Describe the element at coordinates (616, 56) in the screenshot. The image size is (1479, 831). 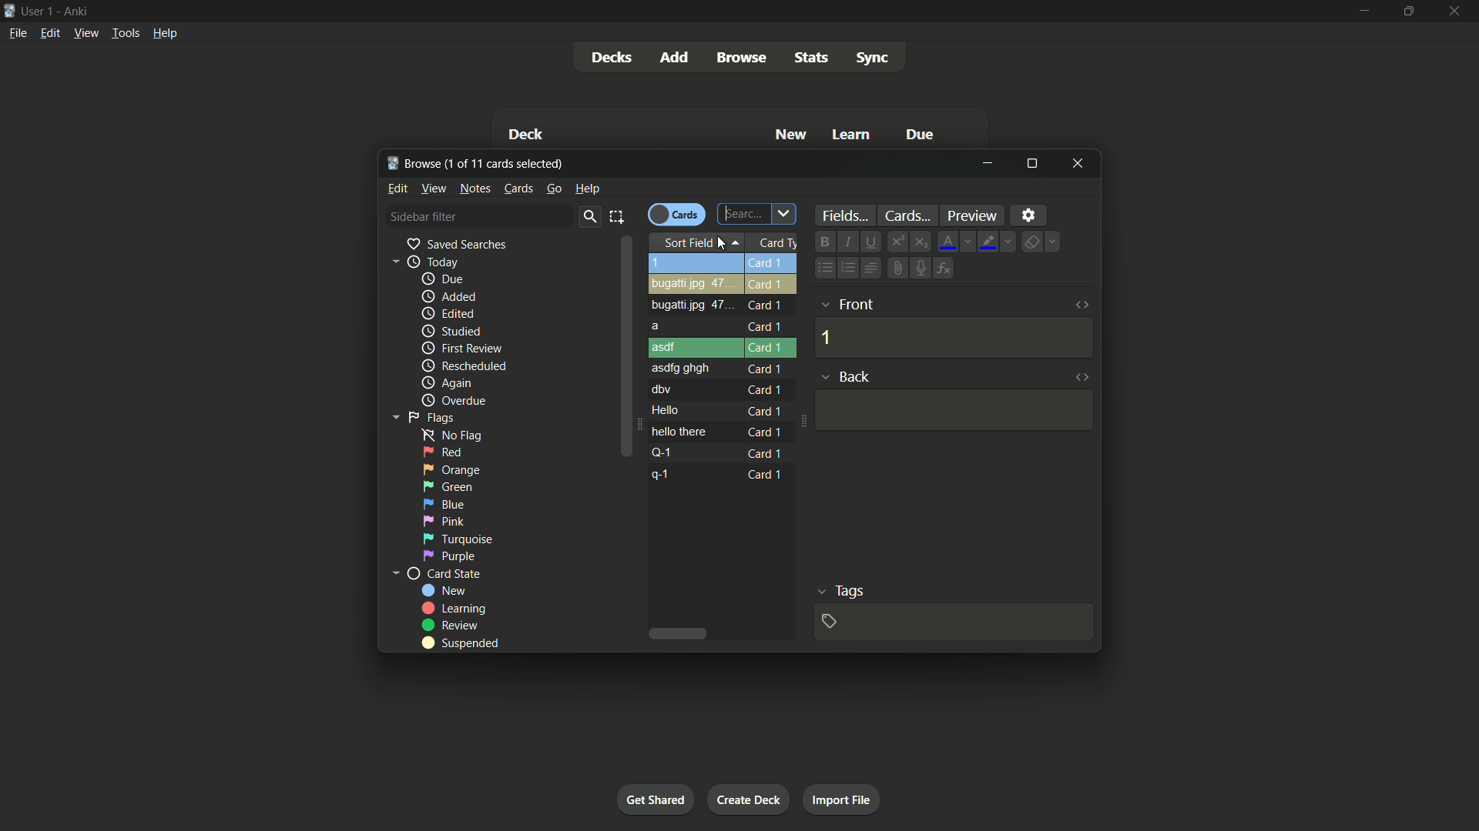
I see `decks` at that location.